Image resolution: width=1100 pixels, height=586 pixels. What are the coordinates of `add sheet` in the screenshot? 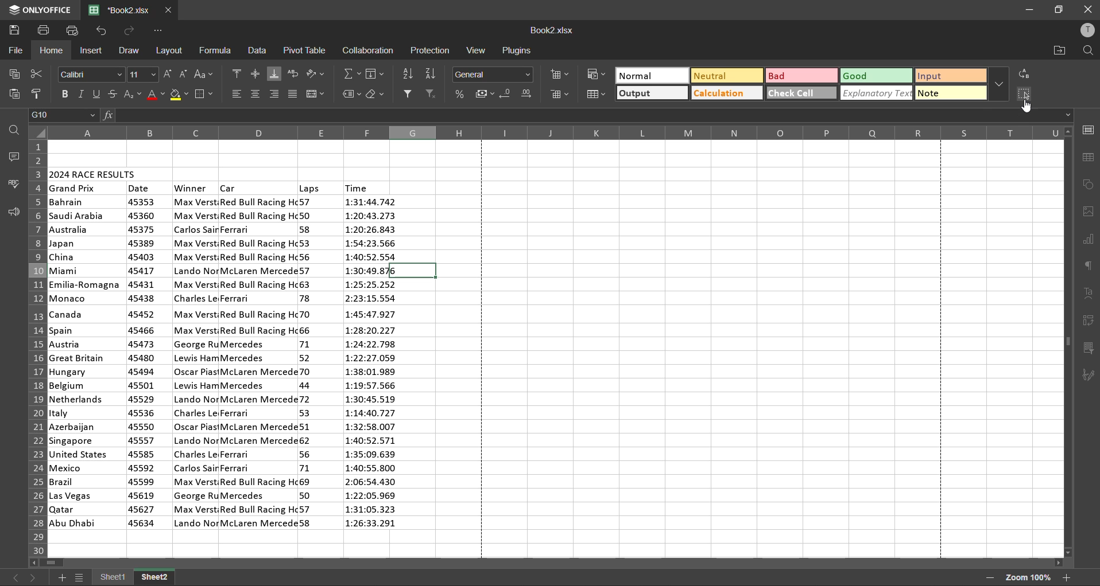 It's located at (62, 579).